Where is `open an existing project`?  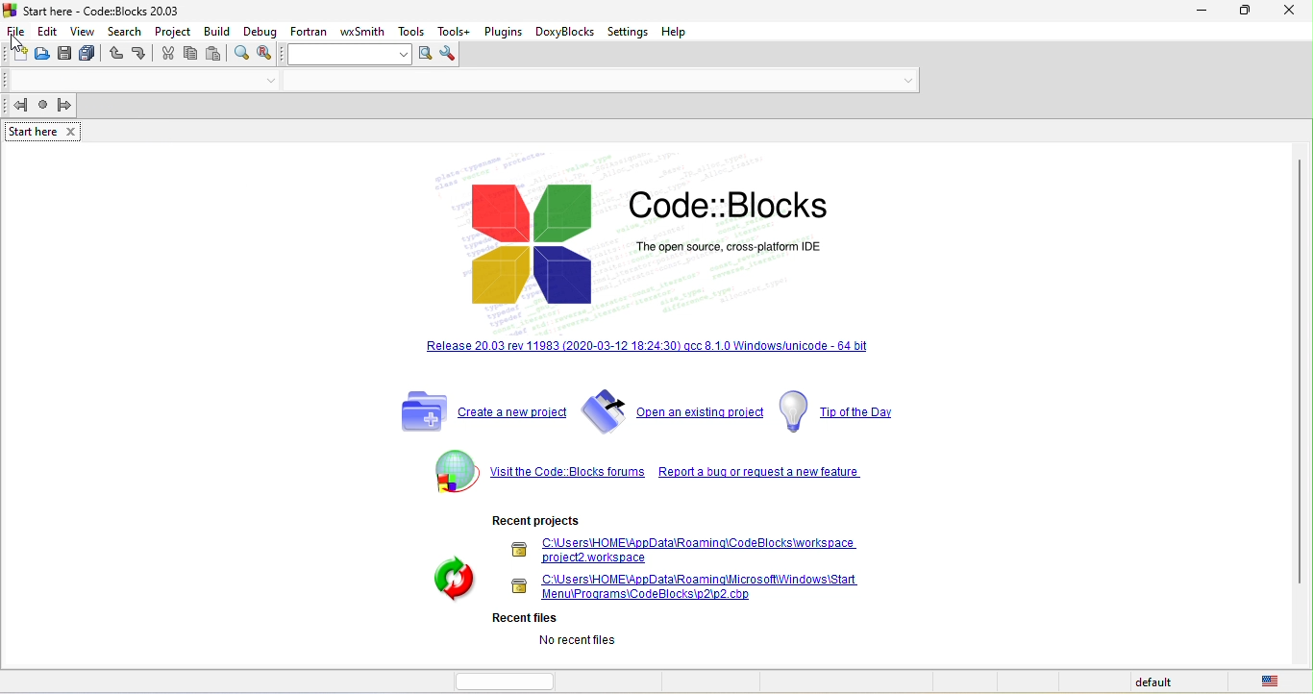 open an existing project is located at coordinates (672, 410).